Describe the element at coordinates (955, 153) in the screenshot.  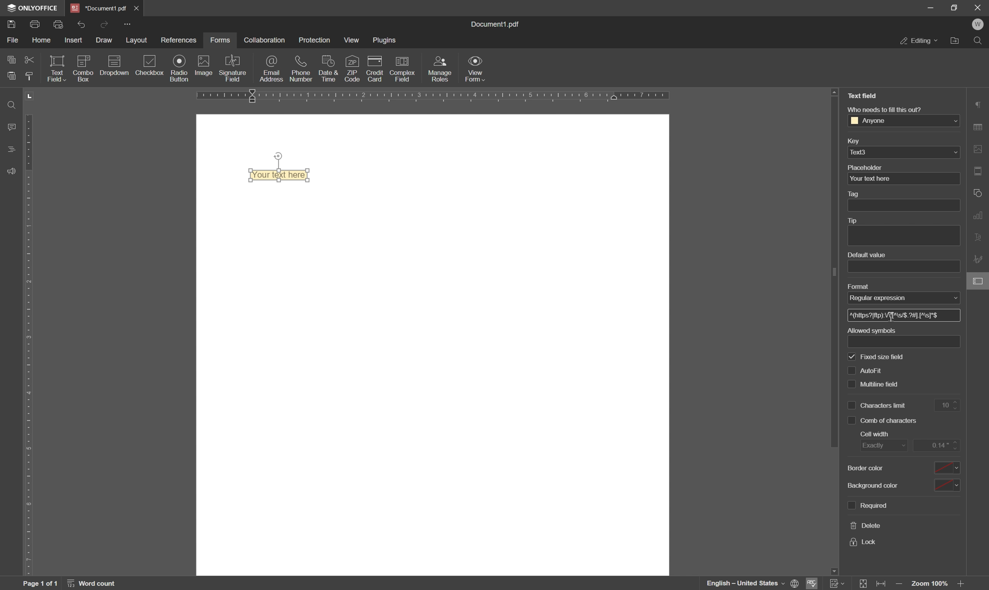
I see `drop down` at that location.